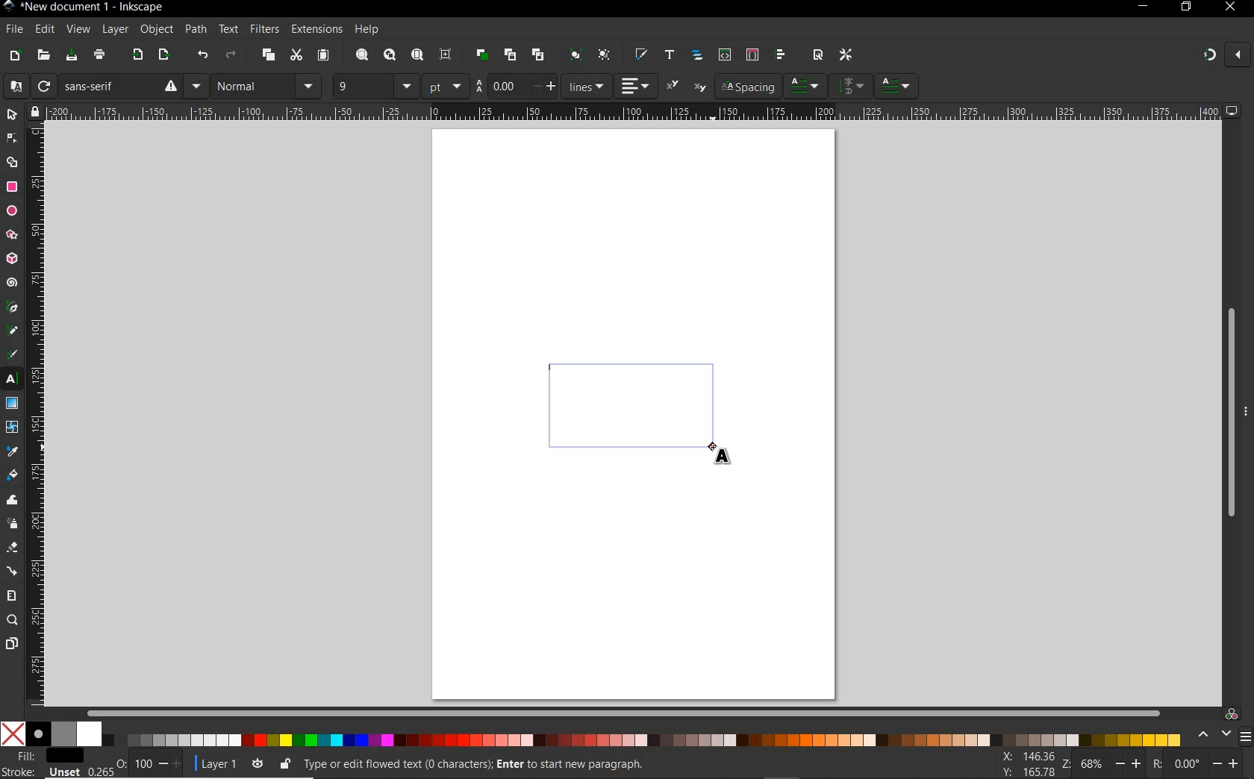 The height and width of the screenshot is (779, 1254). I want to click on new, so click(14, 56).